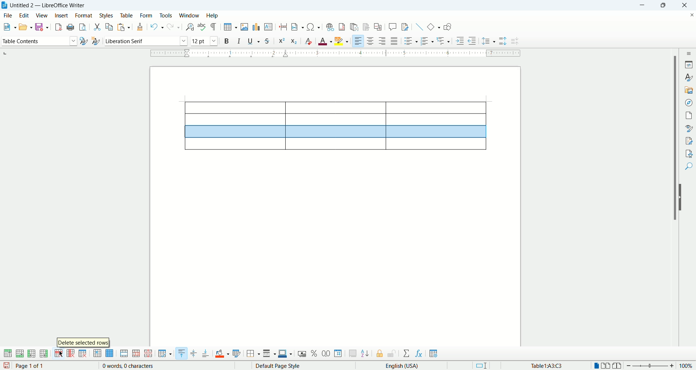  What do you see at coordinates (34, 366) in the screenshot?
I see `page 1 of 1` at bounding box center [34, 366].